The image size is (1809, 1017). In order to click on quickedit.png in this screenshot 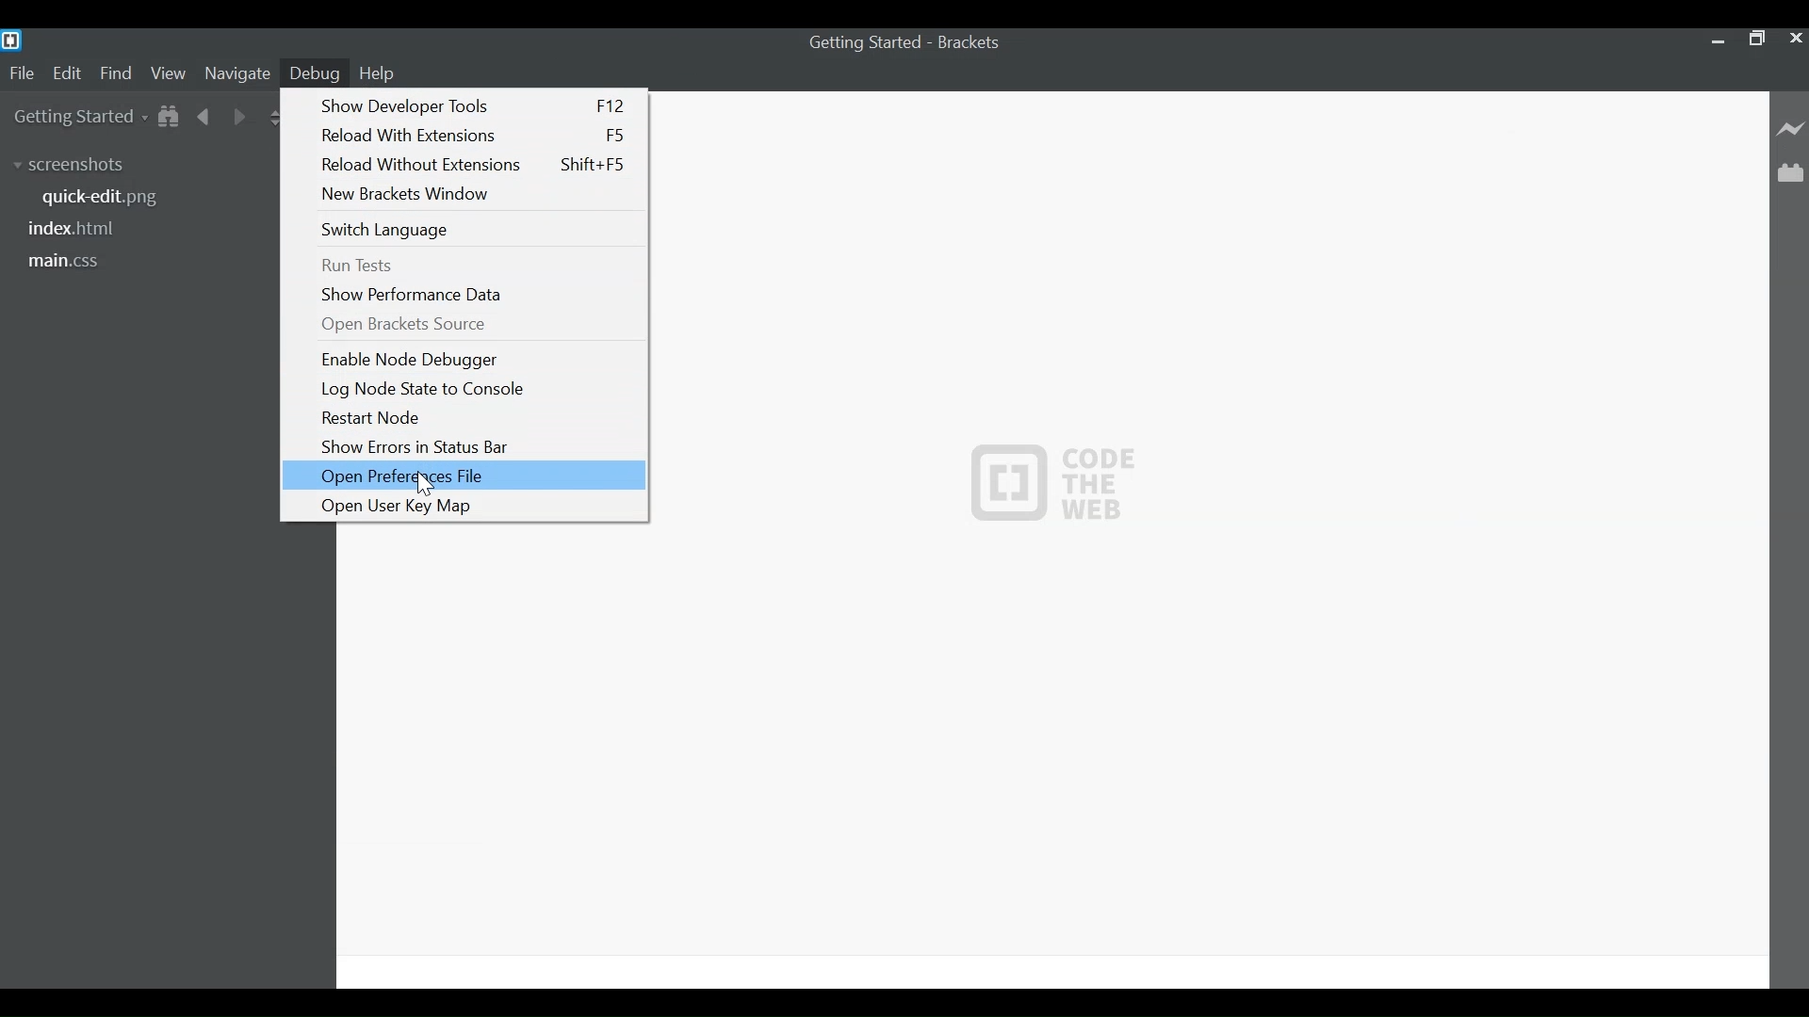, I will do `click(101, 199)`.